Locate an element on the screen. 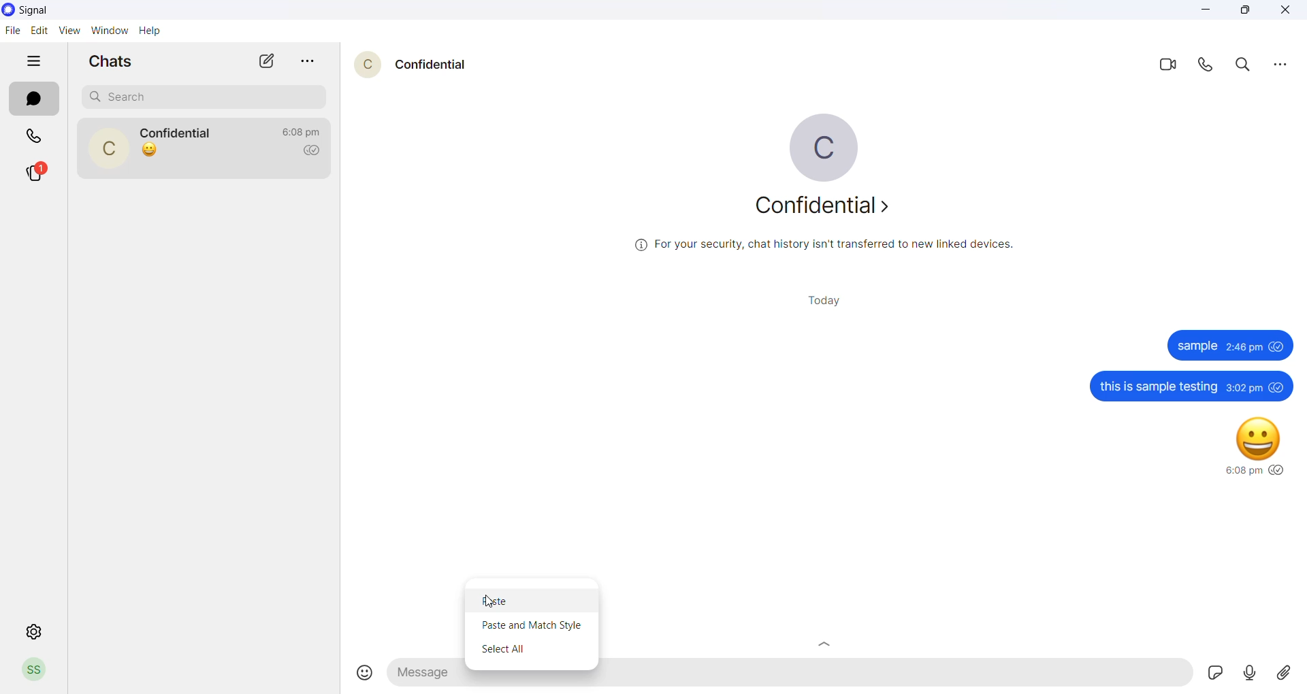  application name and logo is located at coordinates (40, 10).